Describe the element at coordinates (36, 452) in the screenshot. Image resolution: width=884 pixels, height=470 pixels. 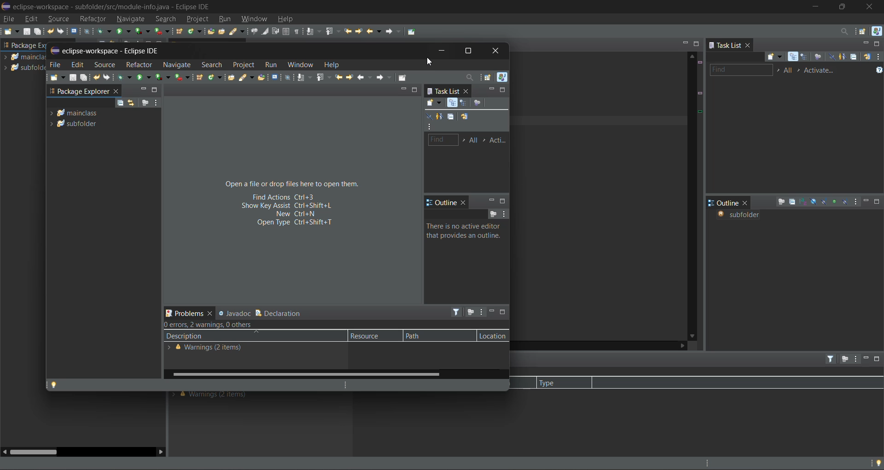
I see `horizontal scroll bar` at that location.